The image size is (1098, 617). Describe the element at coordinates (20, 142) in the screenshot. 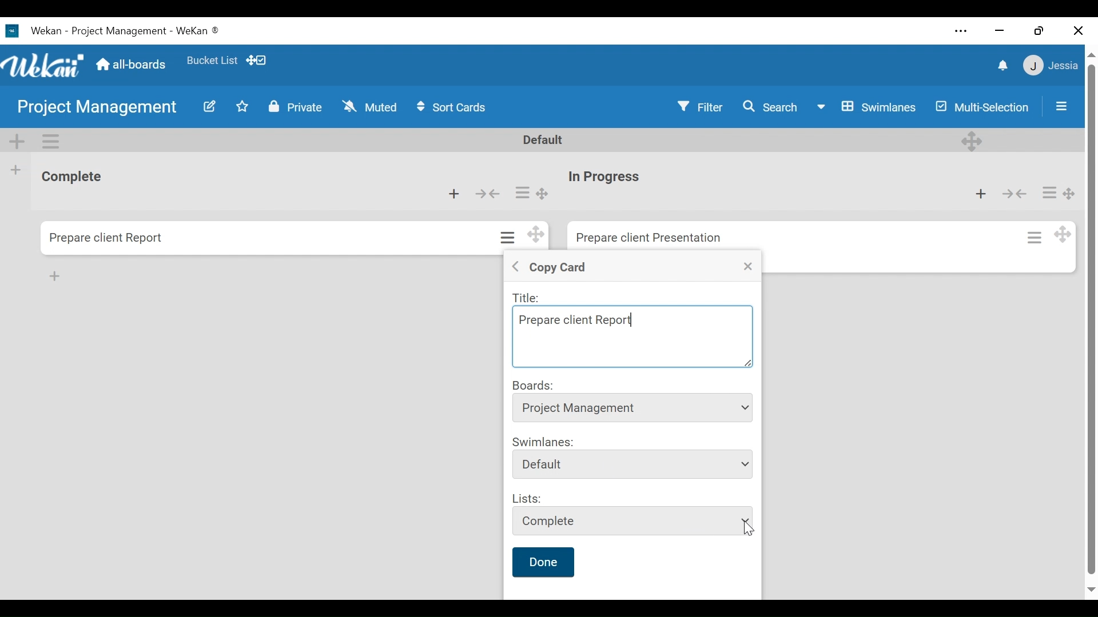

I see `Add Swimlane` at that location.